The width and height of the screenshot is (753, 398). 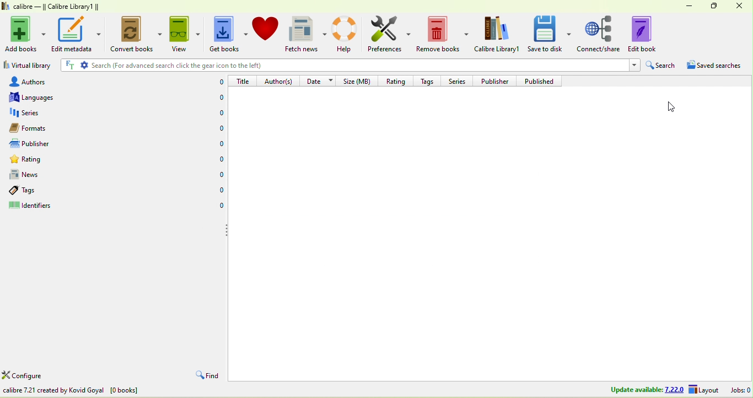 What do you see at coordinates (184, 34) in the screenshot?
I see `view` at bounding box center [184, 34].